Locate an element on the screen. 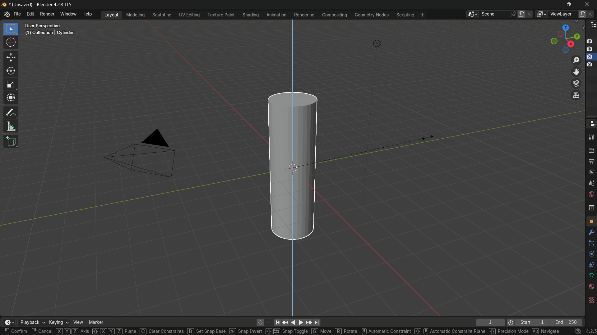  layer 2 is located at coordinates (590, 49).